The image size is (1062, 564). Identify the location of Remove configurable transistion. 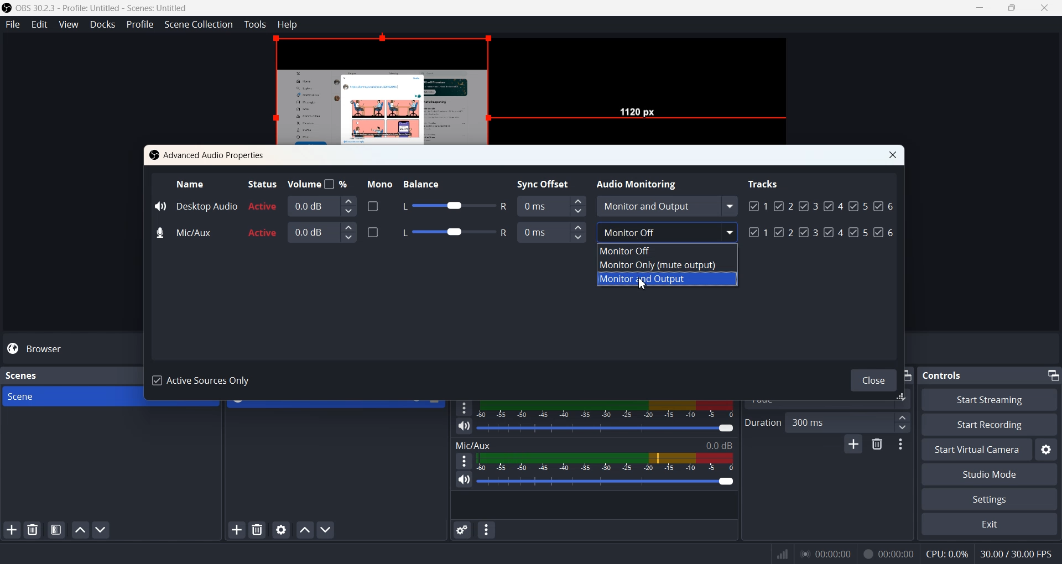
(878, 445).